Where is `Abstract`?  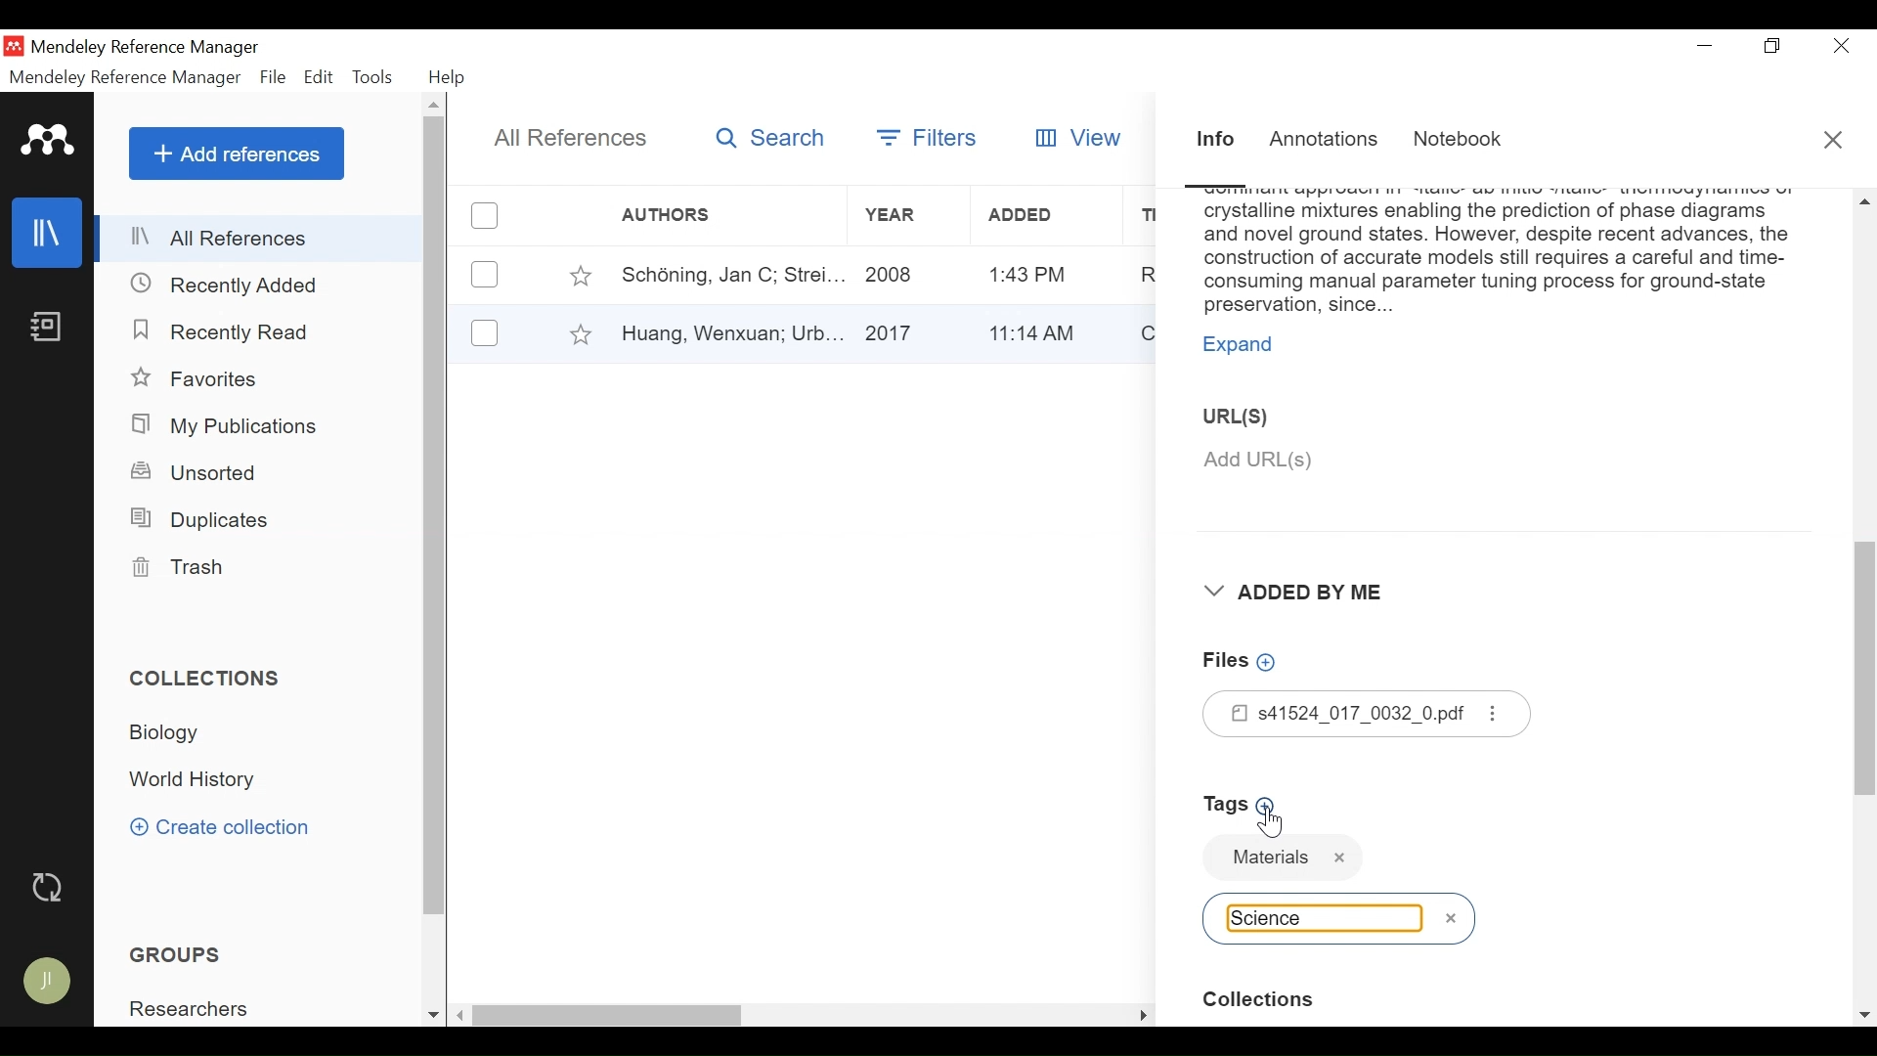
Abstract is located at coordinates (1498, 254).